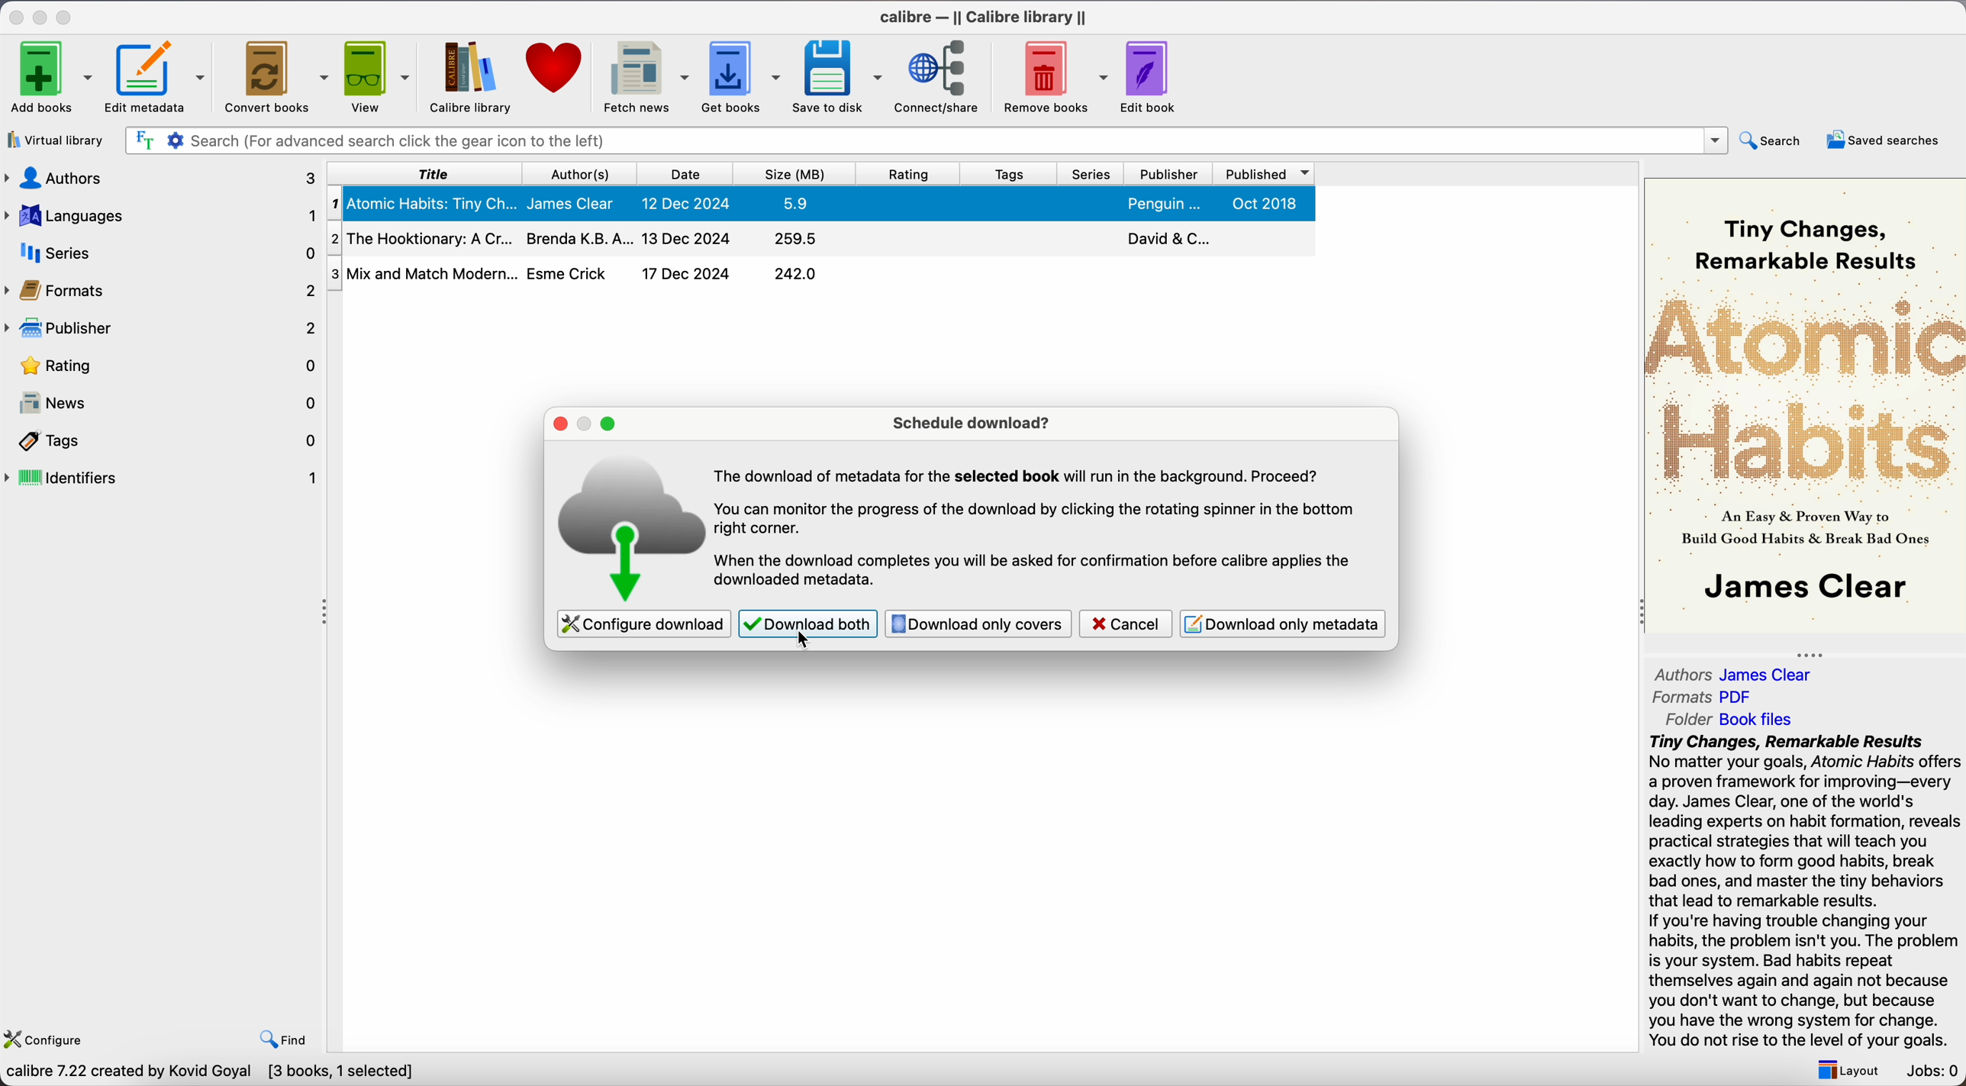  What do you see at coordinates (575, 203) in the screenshot?
I see `James Clear` at bounding box center [575, 203].